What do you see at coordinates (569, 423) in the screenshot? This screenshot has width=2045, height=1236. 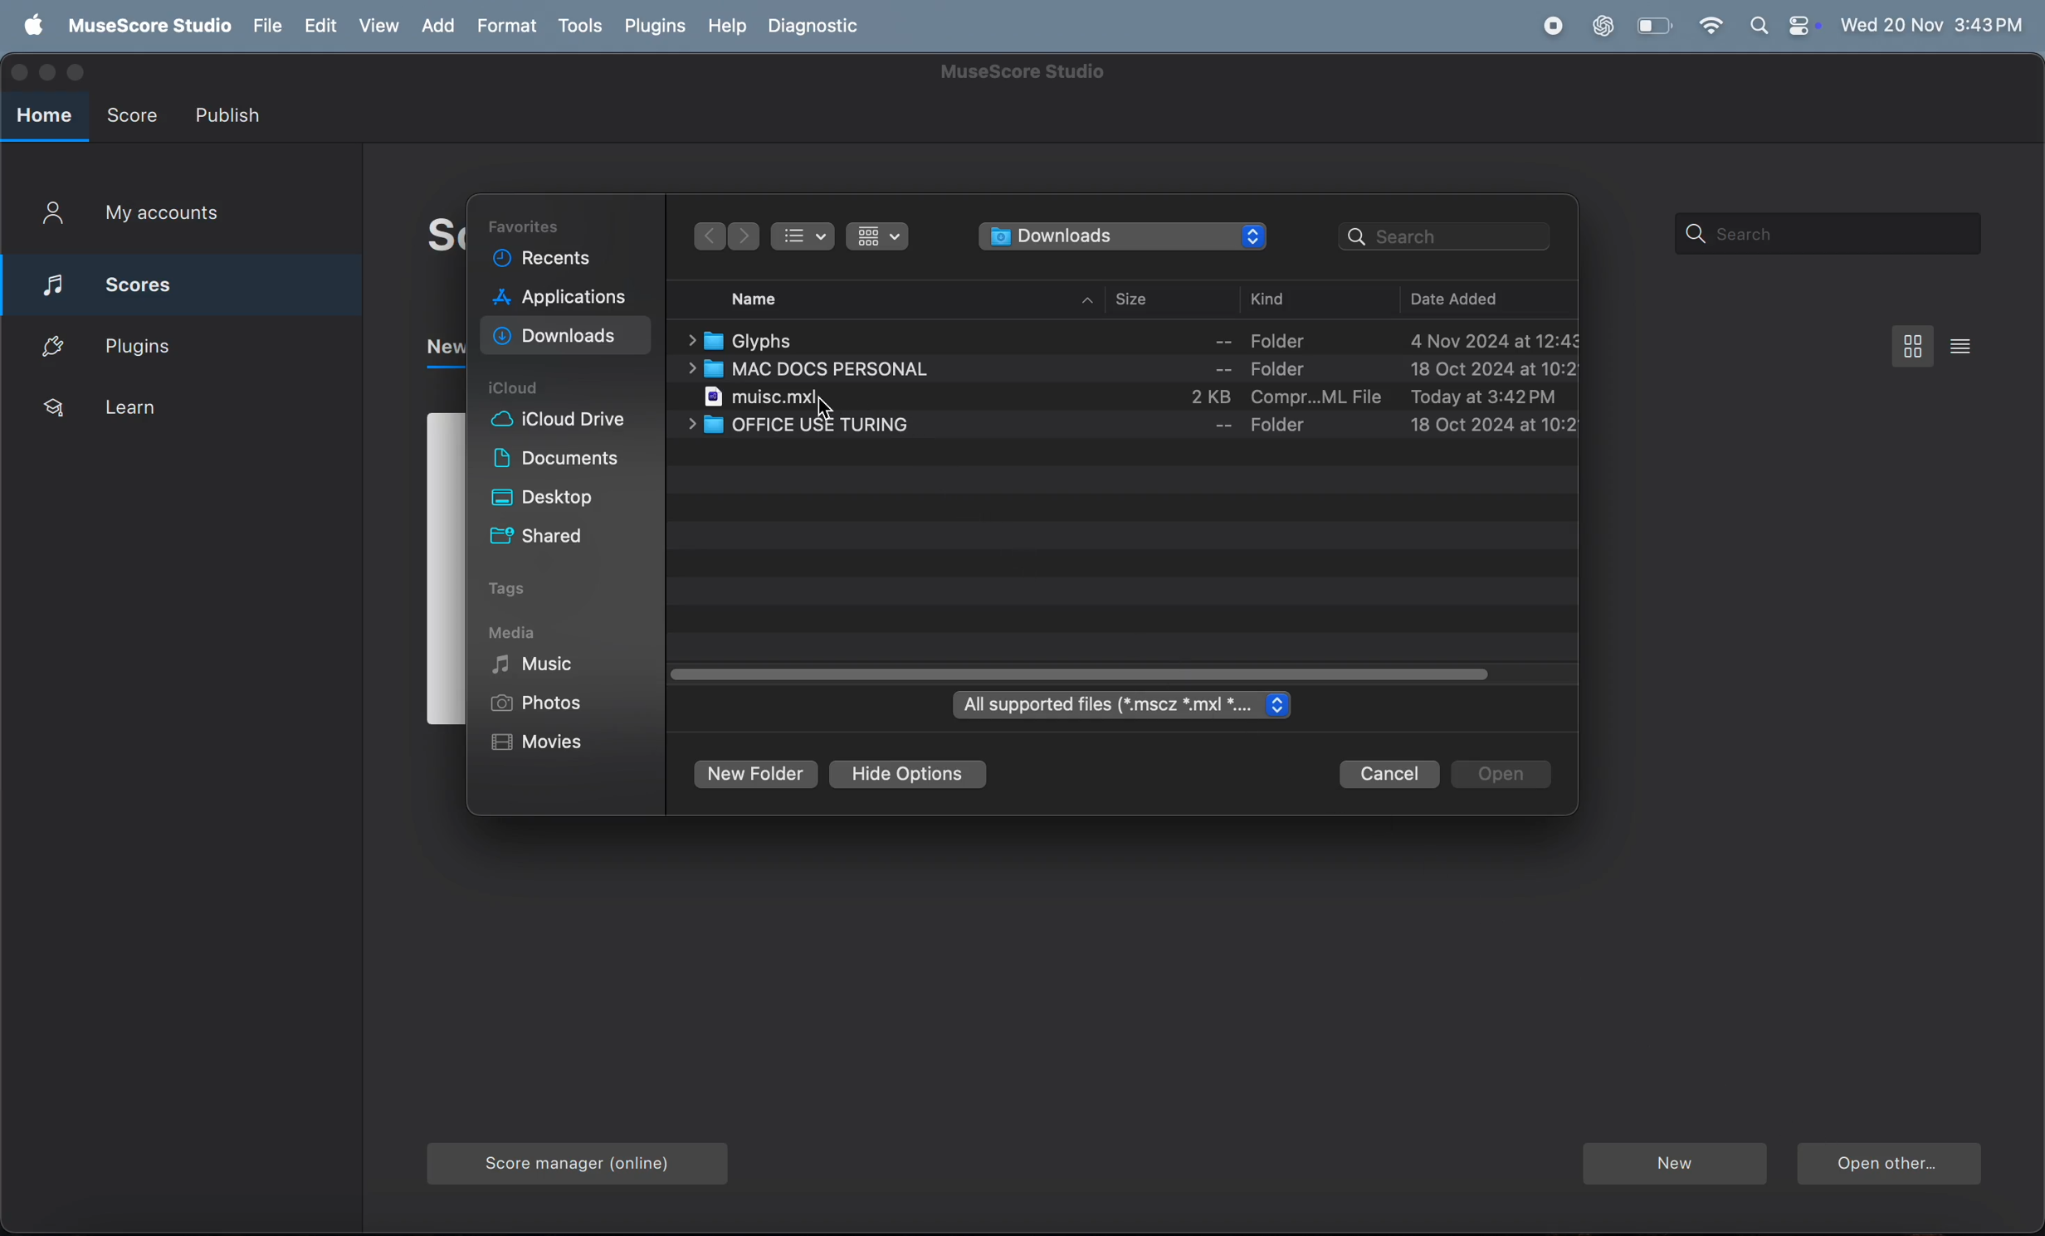 I see `i cloud drive` at bounding box center [569, 423].